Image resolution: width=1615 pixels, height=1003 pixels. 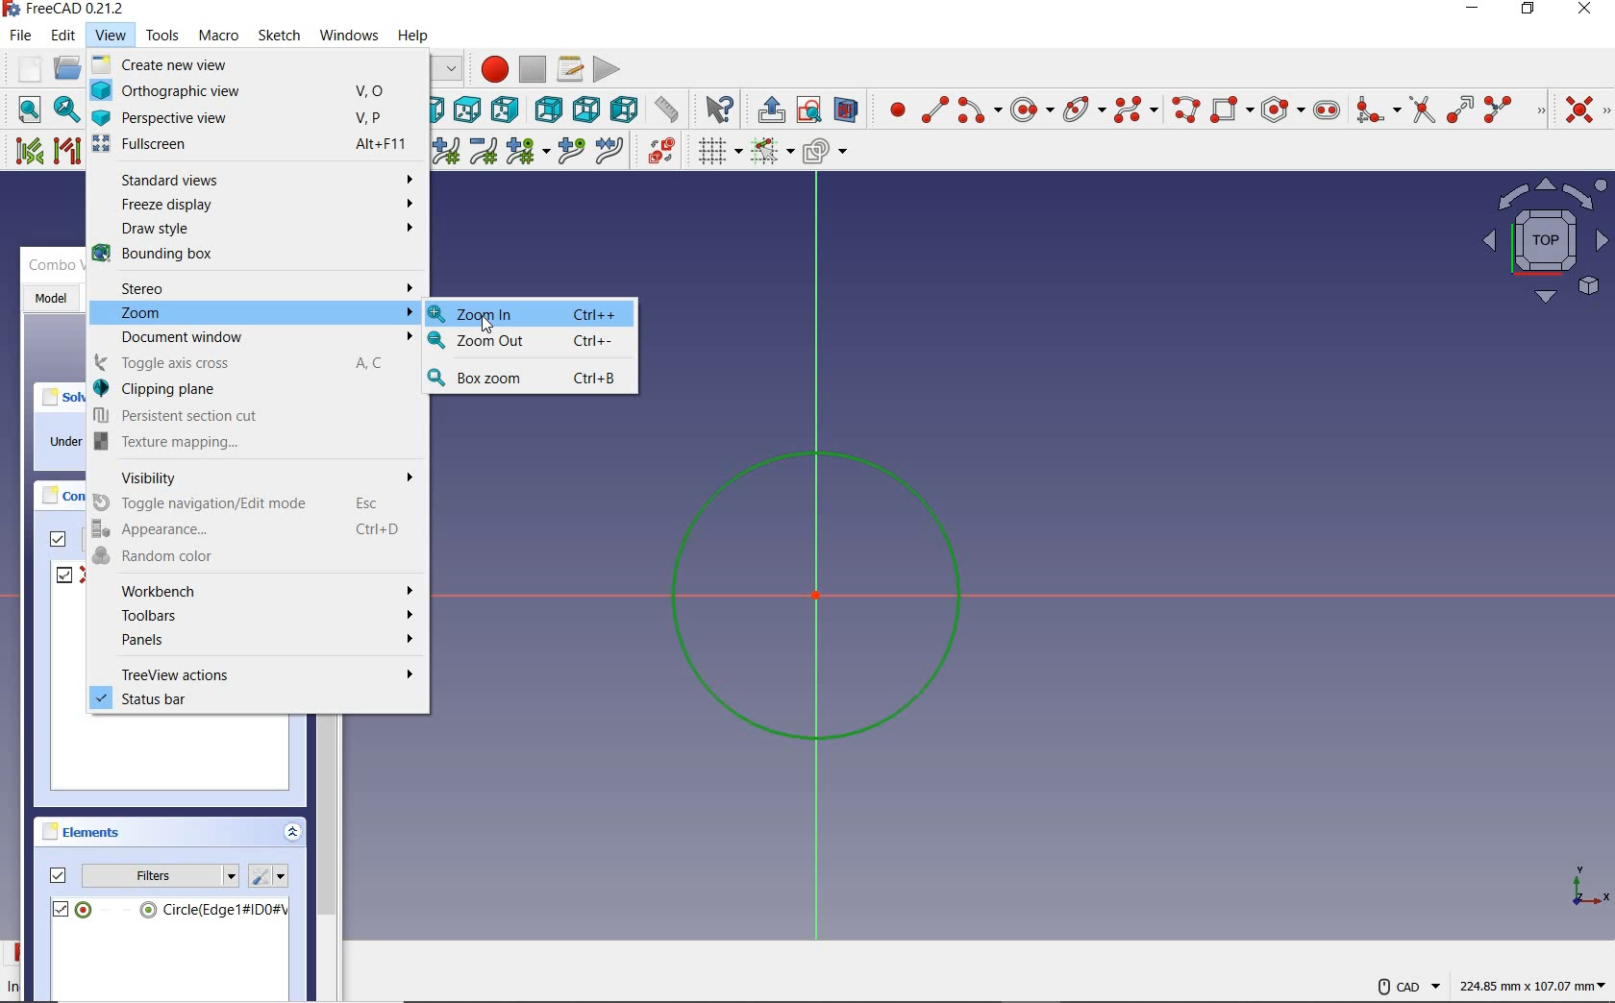 What do you see at coordinates (490, 329) in the screenshot?
I see `cursor` at bounding box center [490, 329].